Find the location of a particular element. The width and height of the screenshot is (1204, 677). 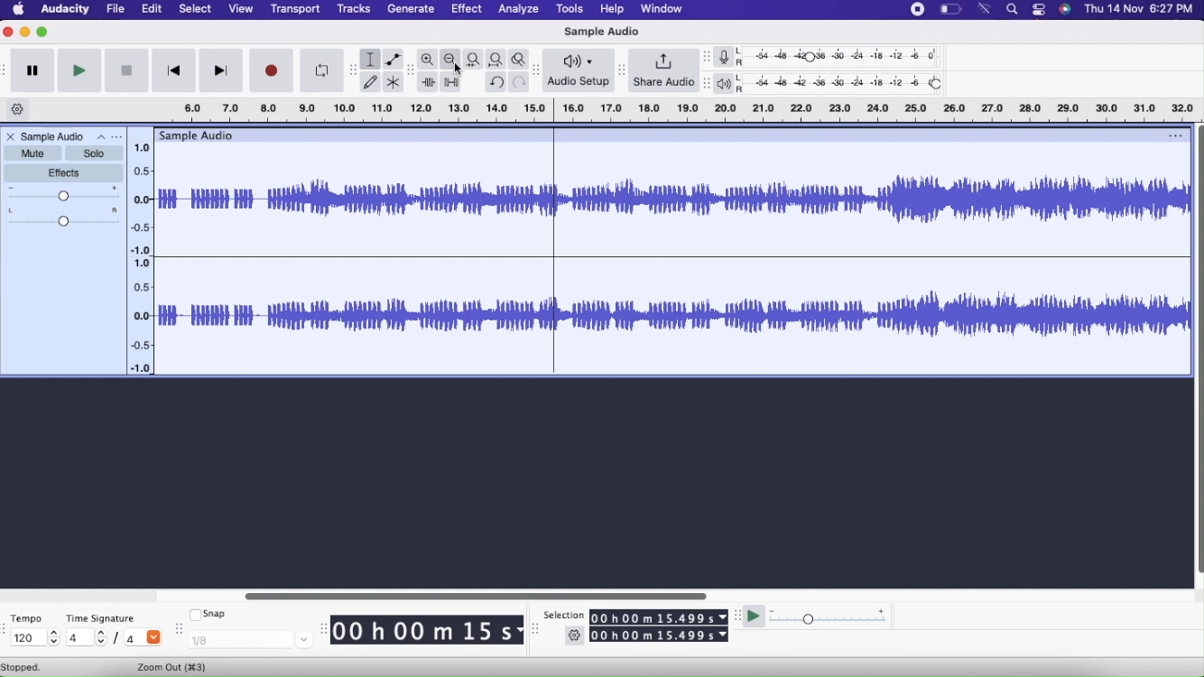

options is located at coordinates (1041, 13).